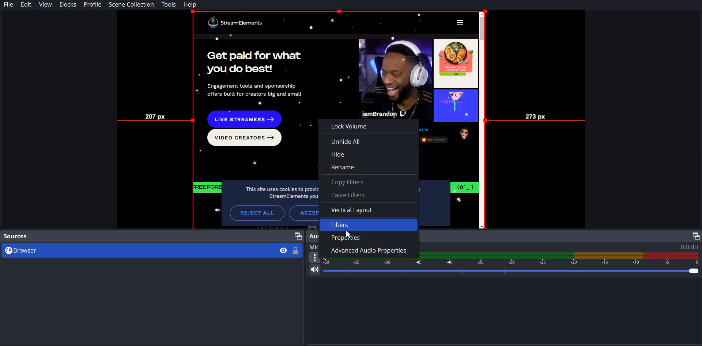  What do you see at coordinates (369, 141) in the screenshot?
I see `Unhide All` at bounding box center [369, 141].